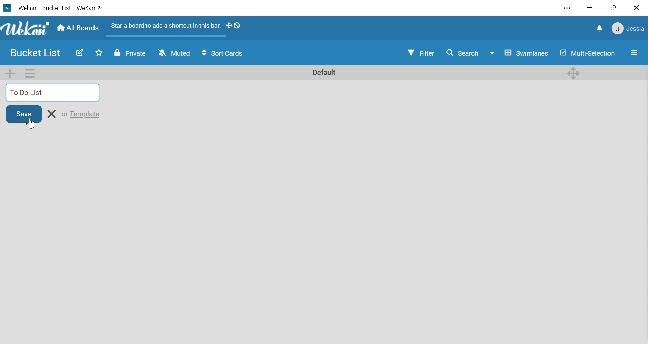 Image resolution: width=648 pixels, height=344 pixels. I want to click on Swimlane handle, so click(574, 72).